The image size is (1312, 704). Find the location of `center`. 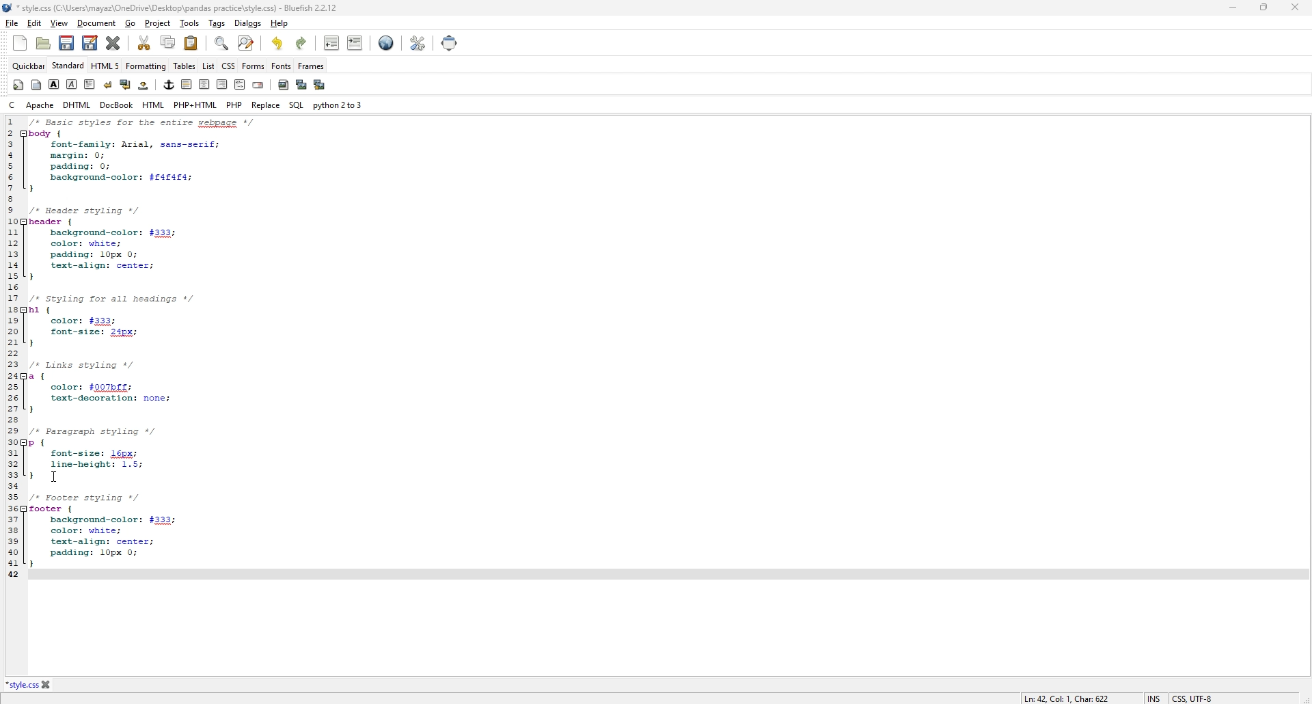

center is located at coordinates (204, 85).